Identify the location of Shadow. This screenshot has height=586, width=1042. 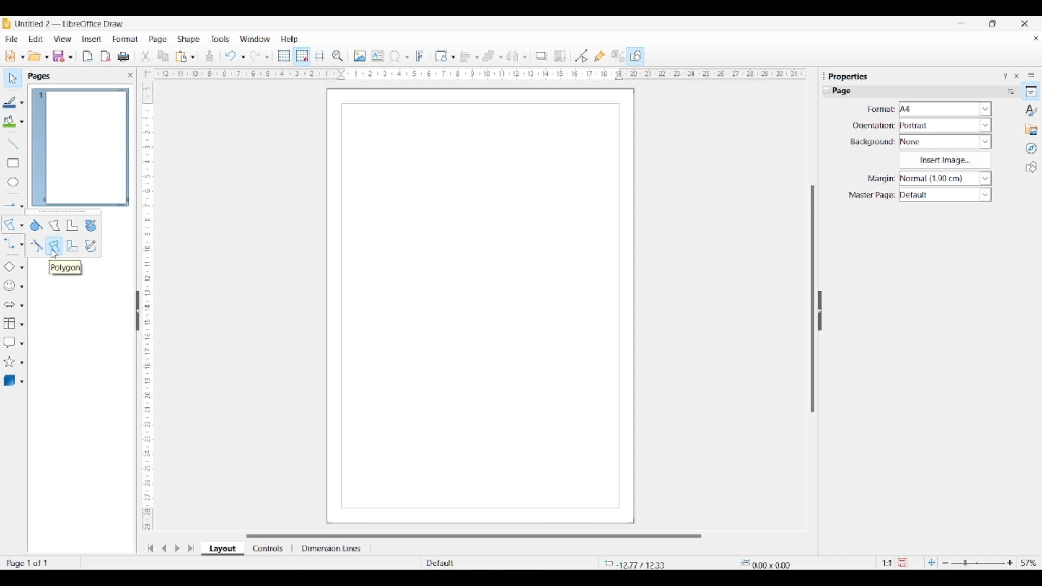
(541, 55).